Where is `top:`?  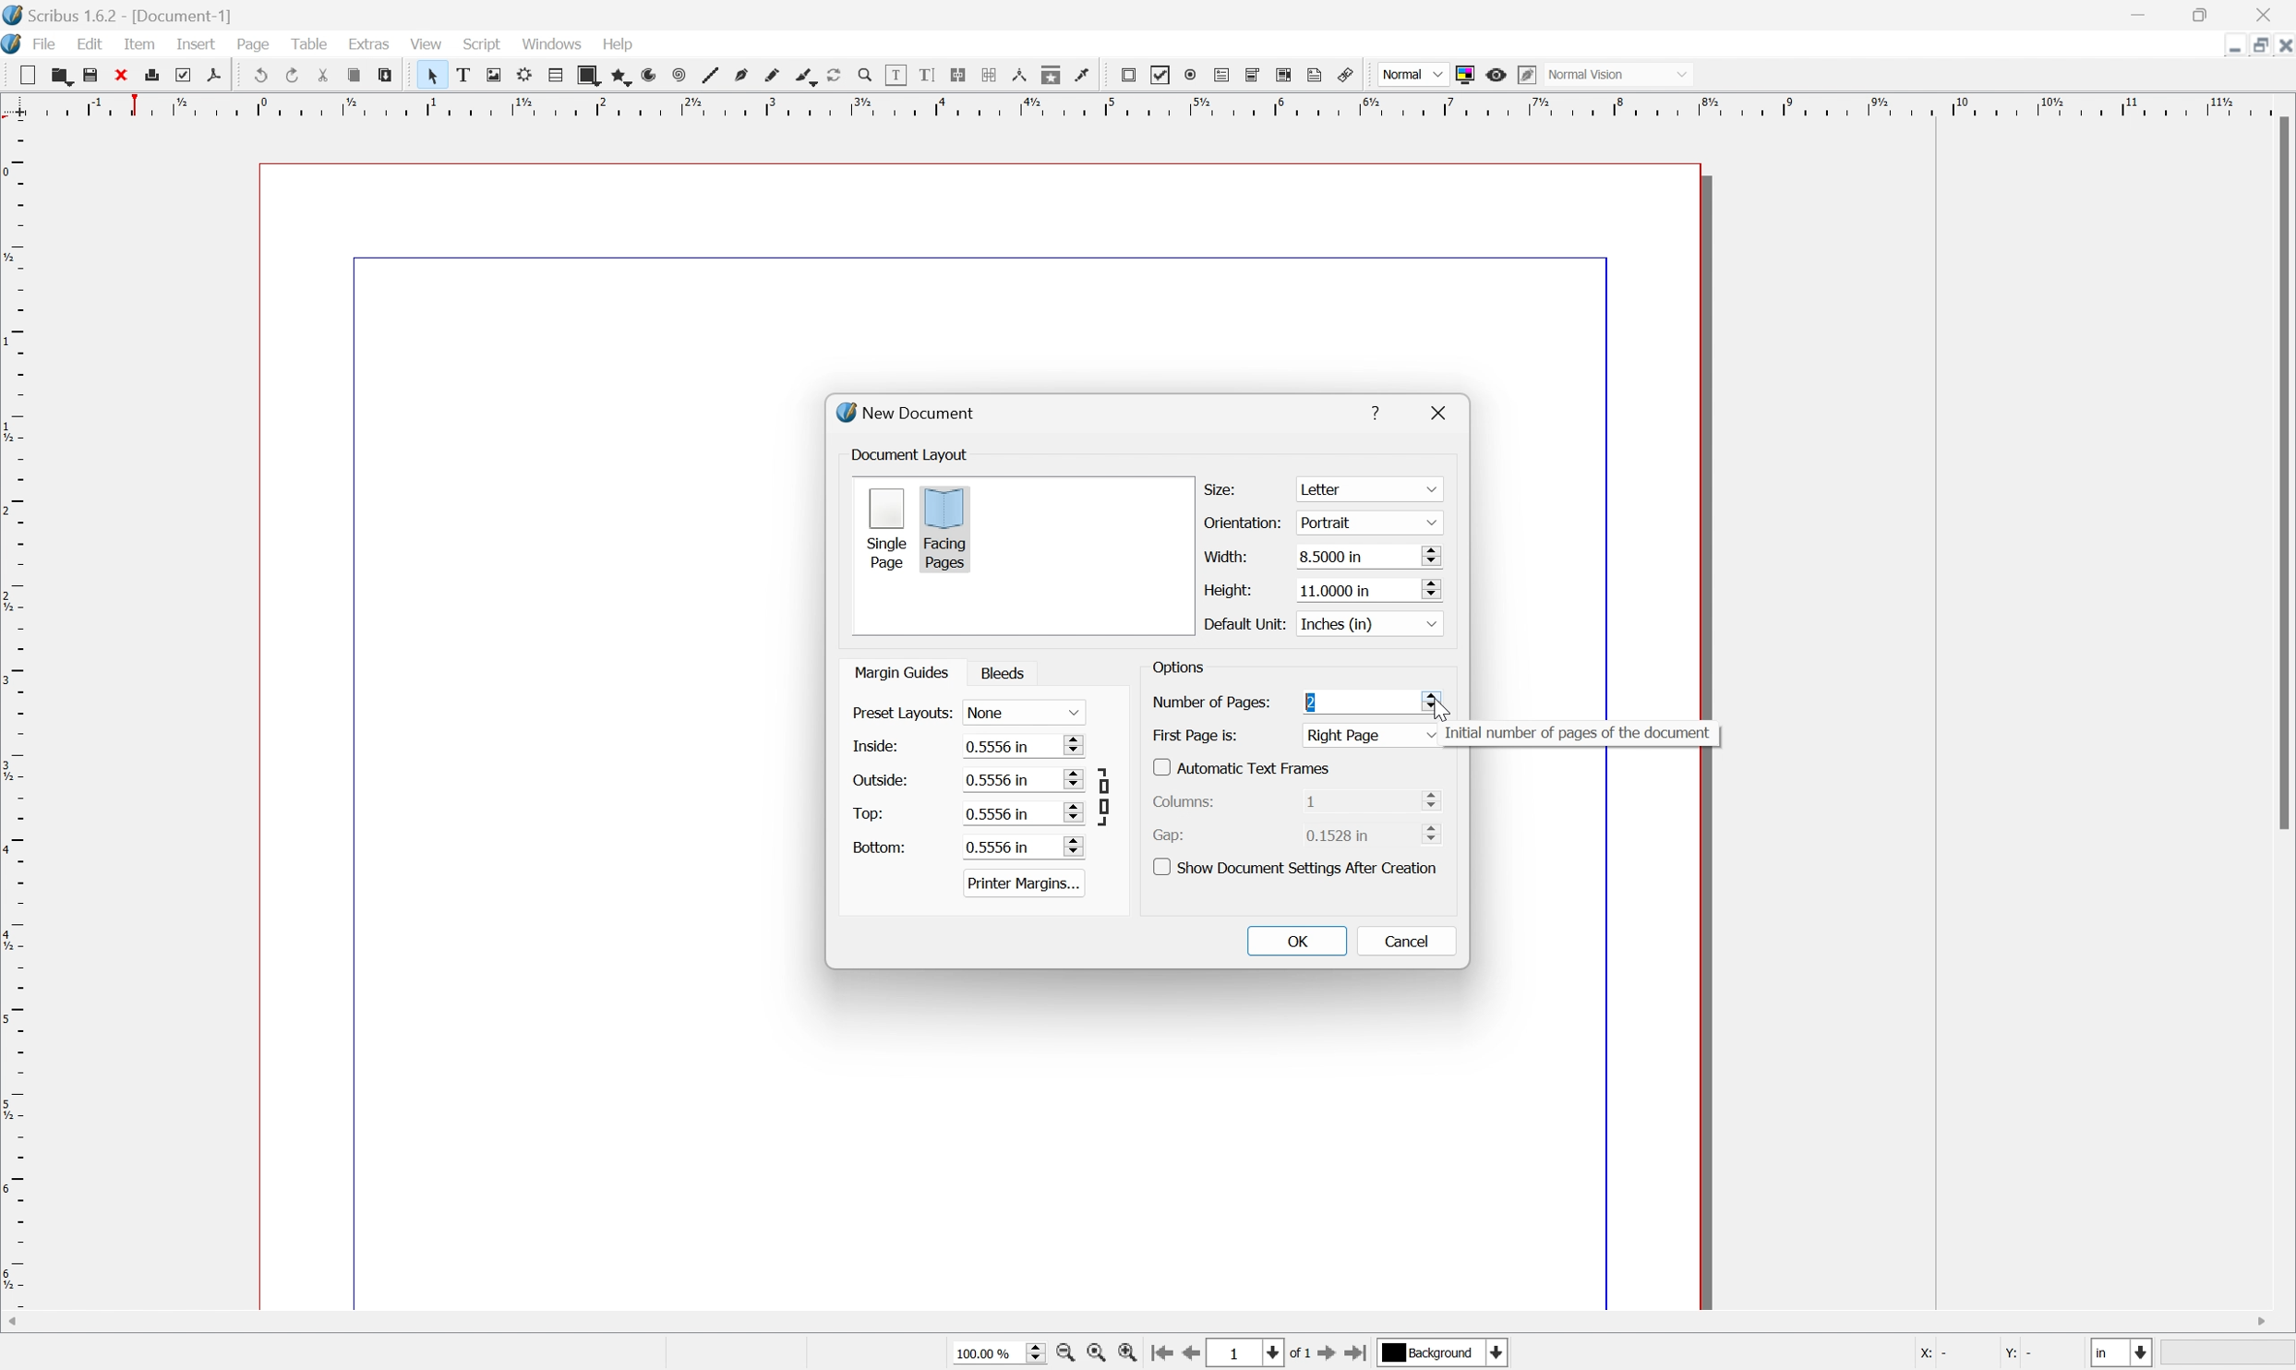 top: is located at coordinates (869, 812).